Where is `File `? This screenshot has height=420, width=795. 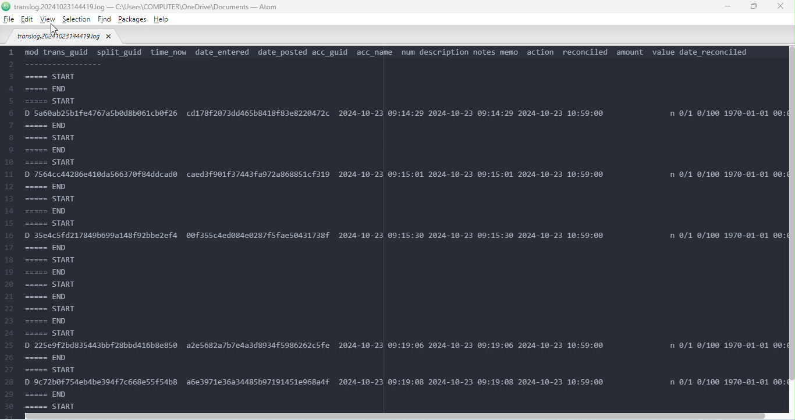
File  is located at coordinates (65, 38).